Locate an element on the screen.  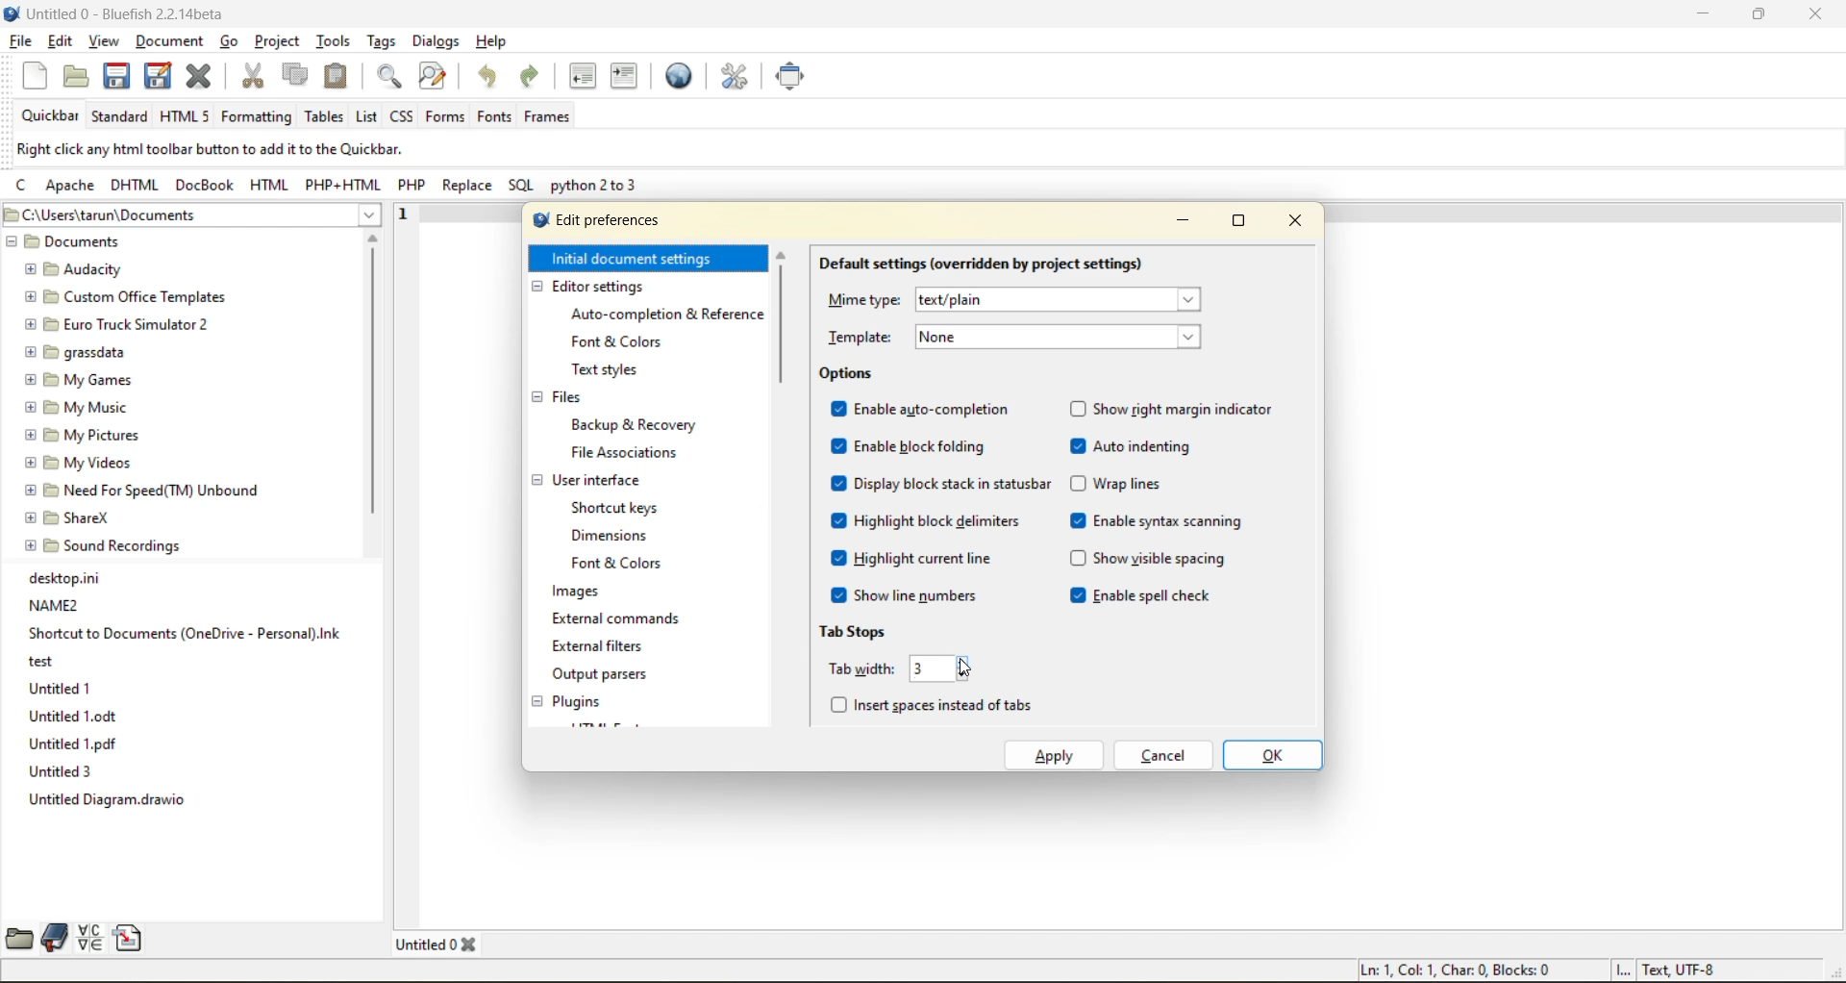
tools is located at coordinates (335, 40).